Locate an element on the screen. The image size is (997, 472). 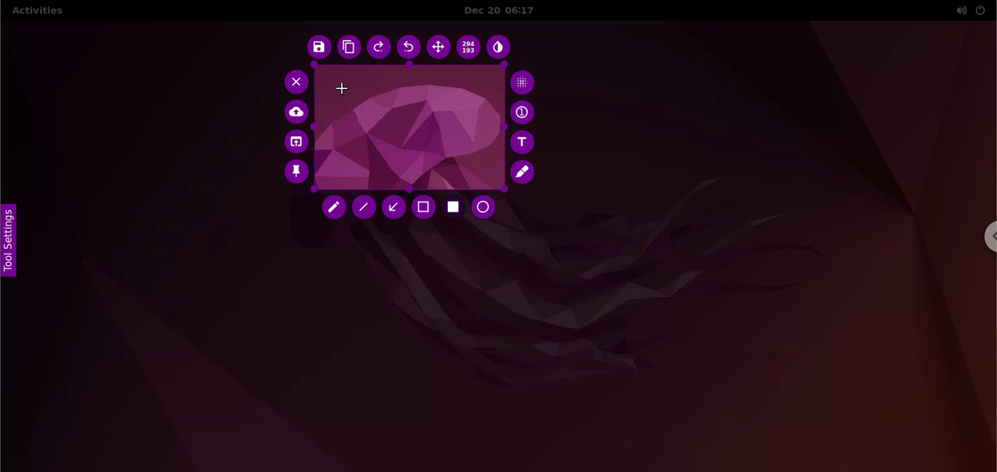
upload is located at coordinates (298, 113).